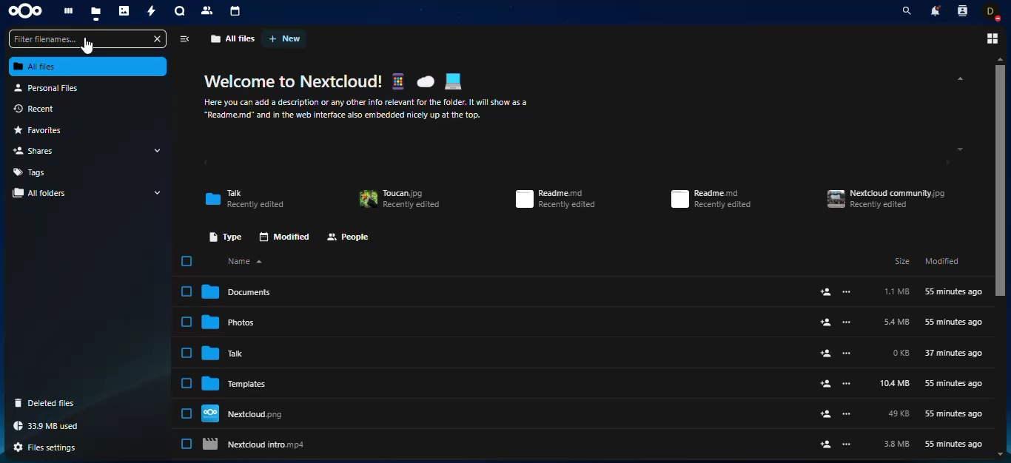  What do you see at coordinates (187, 352) in the screenshot?
I see `Click to select` at bounding box center [187, 352].